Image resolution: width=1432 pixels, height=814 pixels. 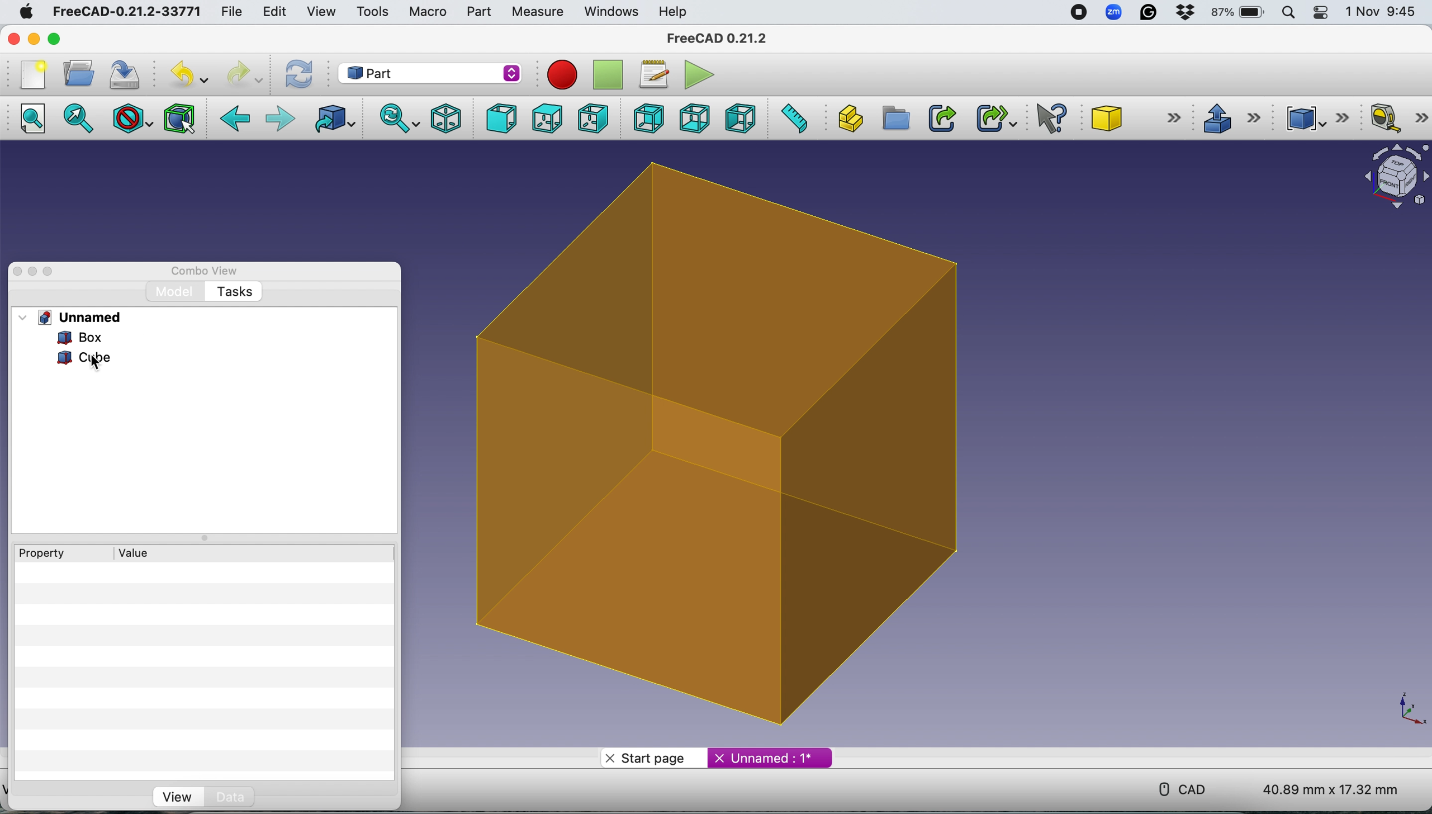 I want to click on Maximise, so click(x=50, y=272).